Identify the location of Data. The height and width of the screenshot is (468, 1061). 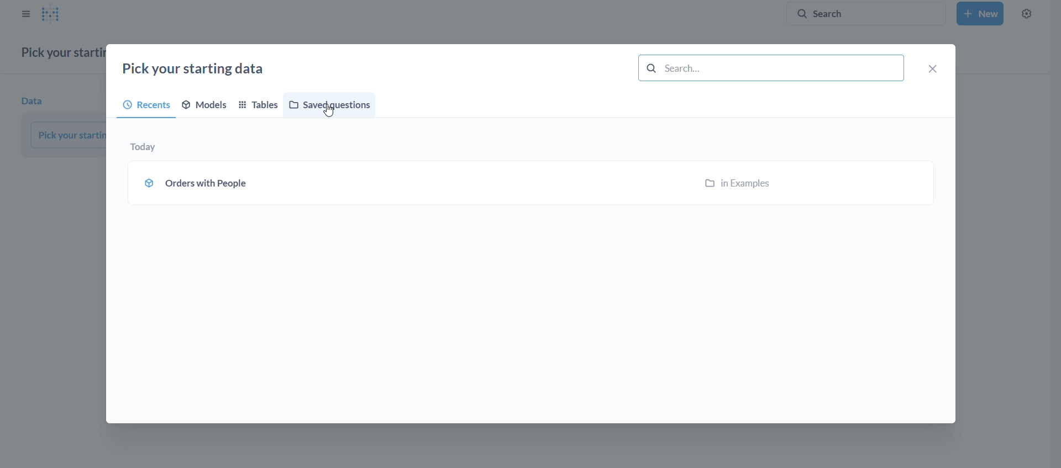
(35, 102).